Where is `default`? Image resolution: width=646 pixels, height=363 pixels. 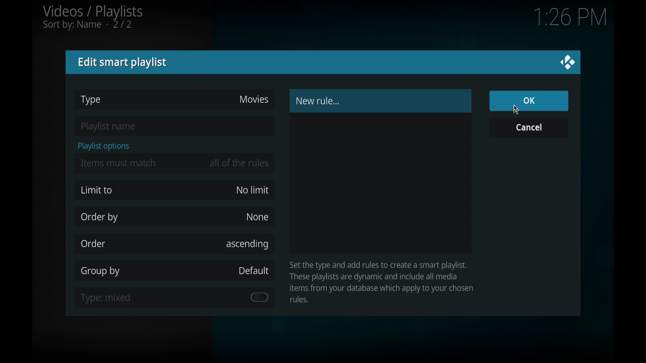
default is located at coordinates (254, 271).